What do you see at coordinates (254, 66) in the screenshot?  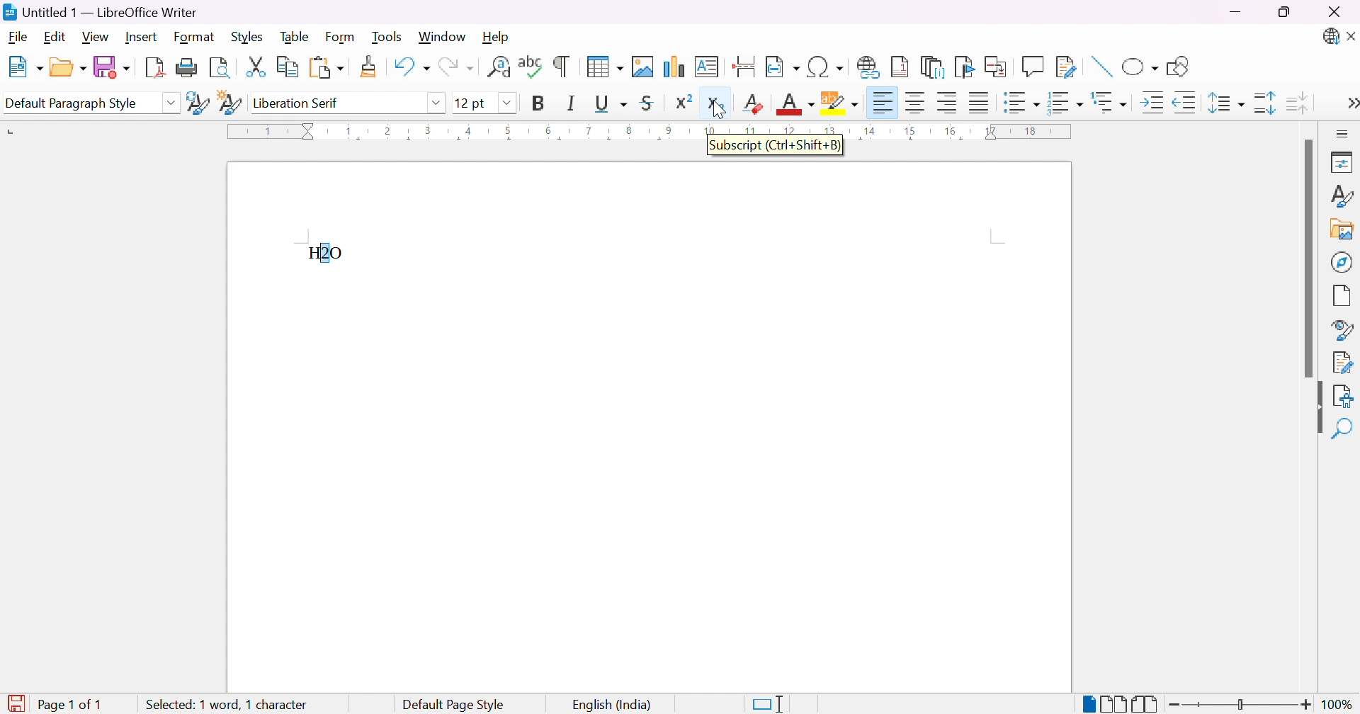 I see `Cut` at bounding box center [254, 66].